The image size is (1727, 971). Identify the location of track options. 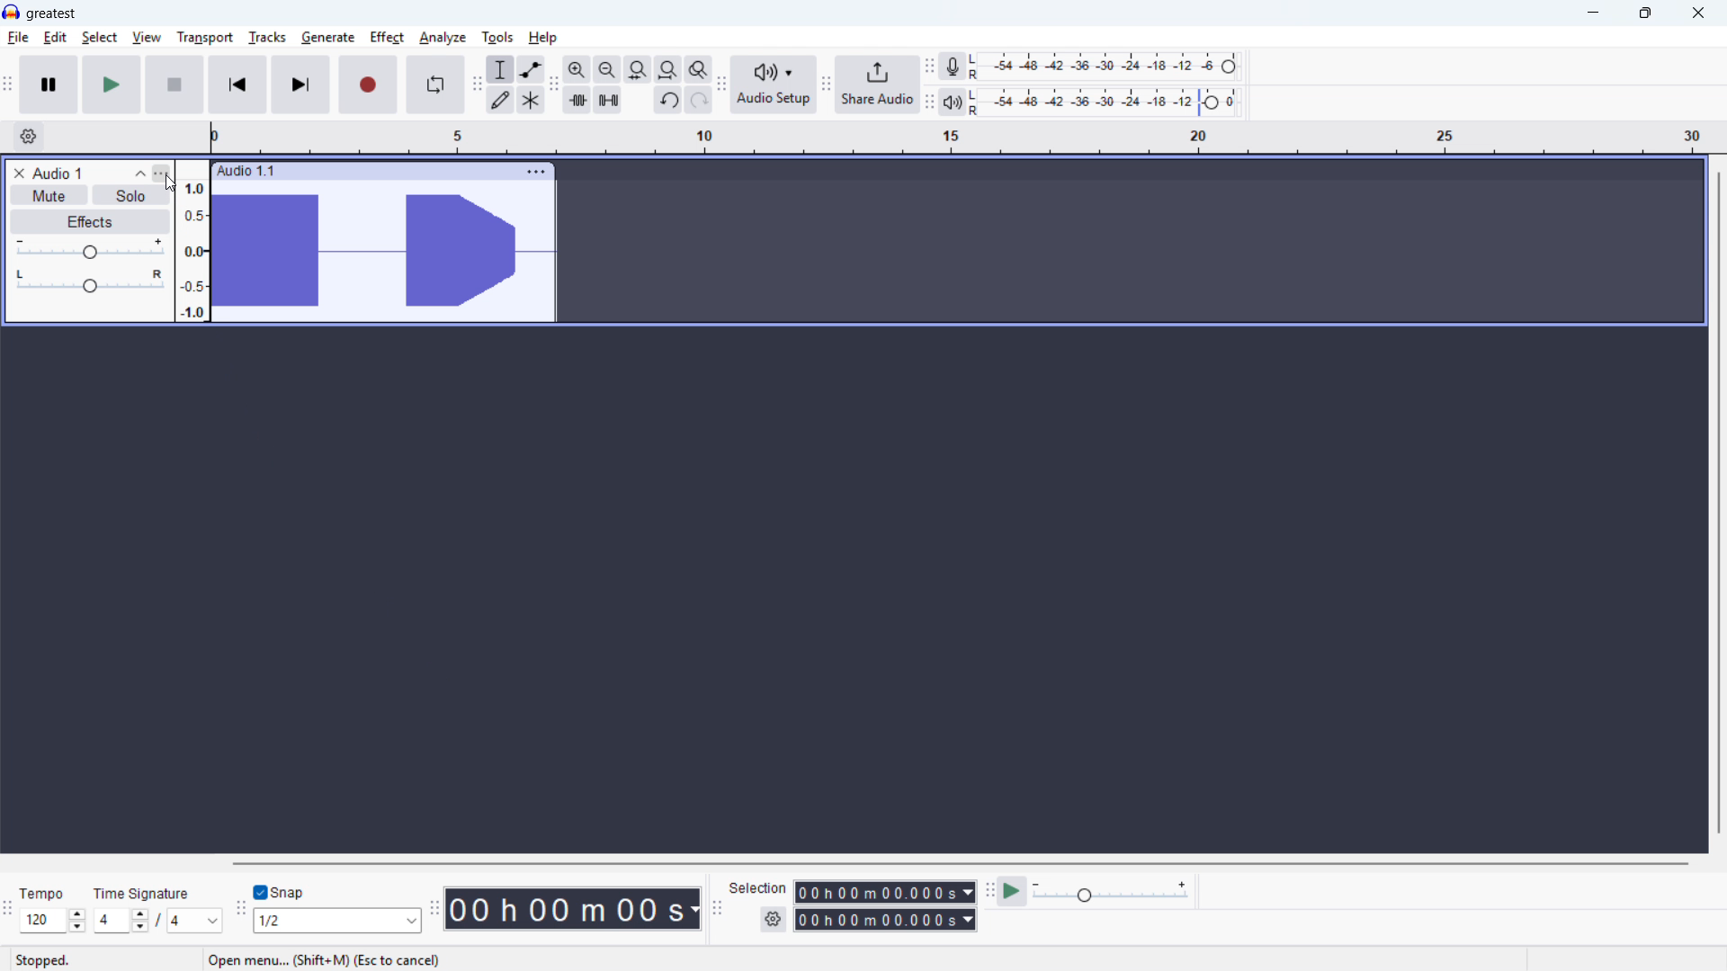
(538, 172).